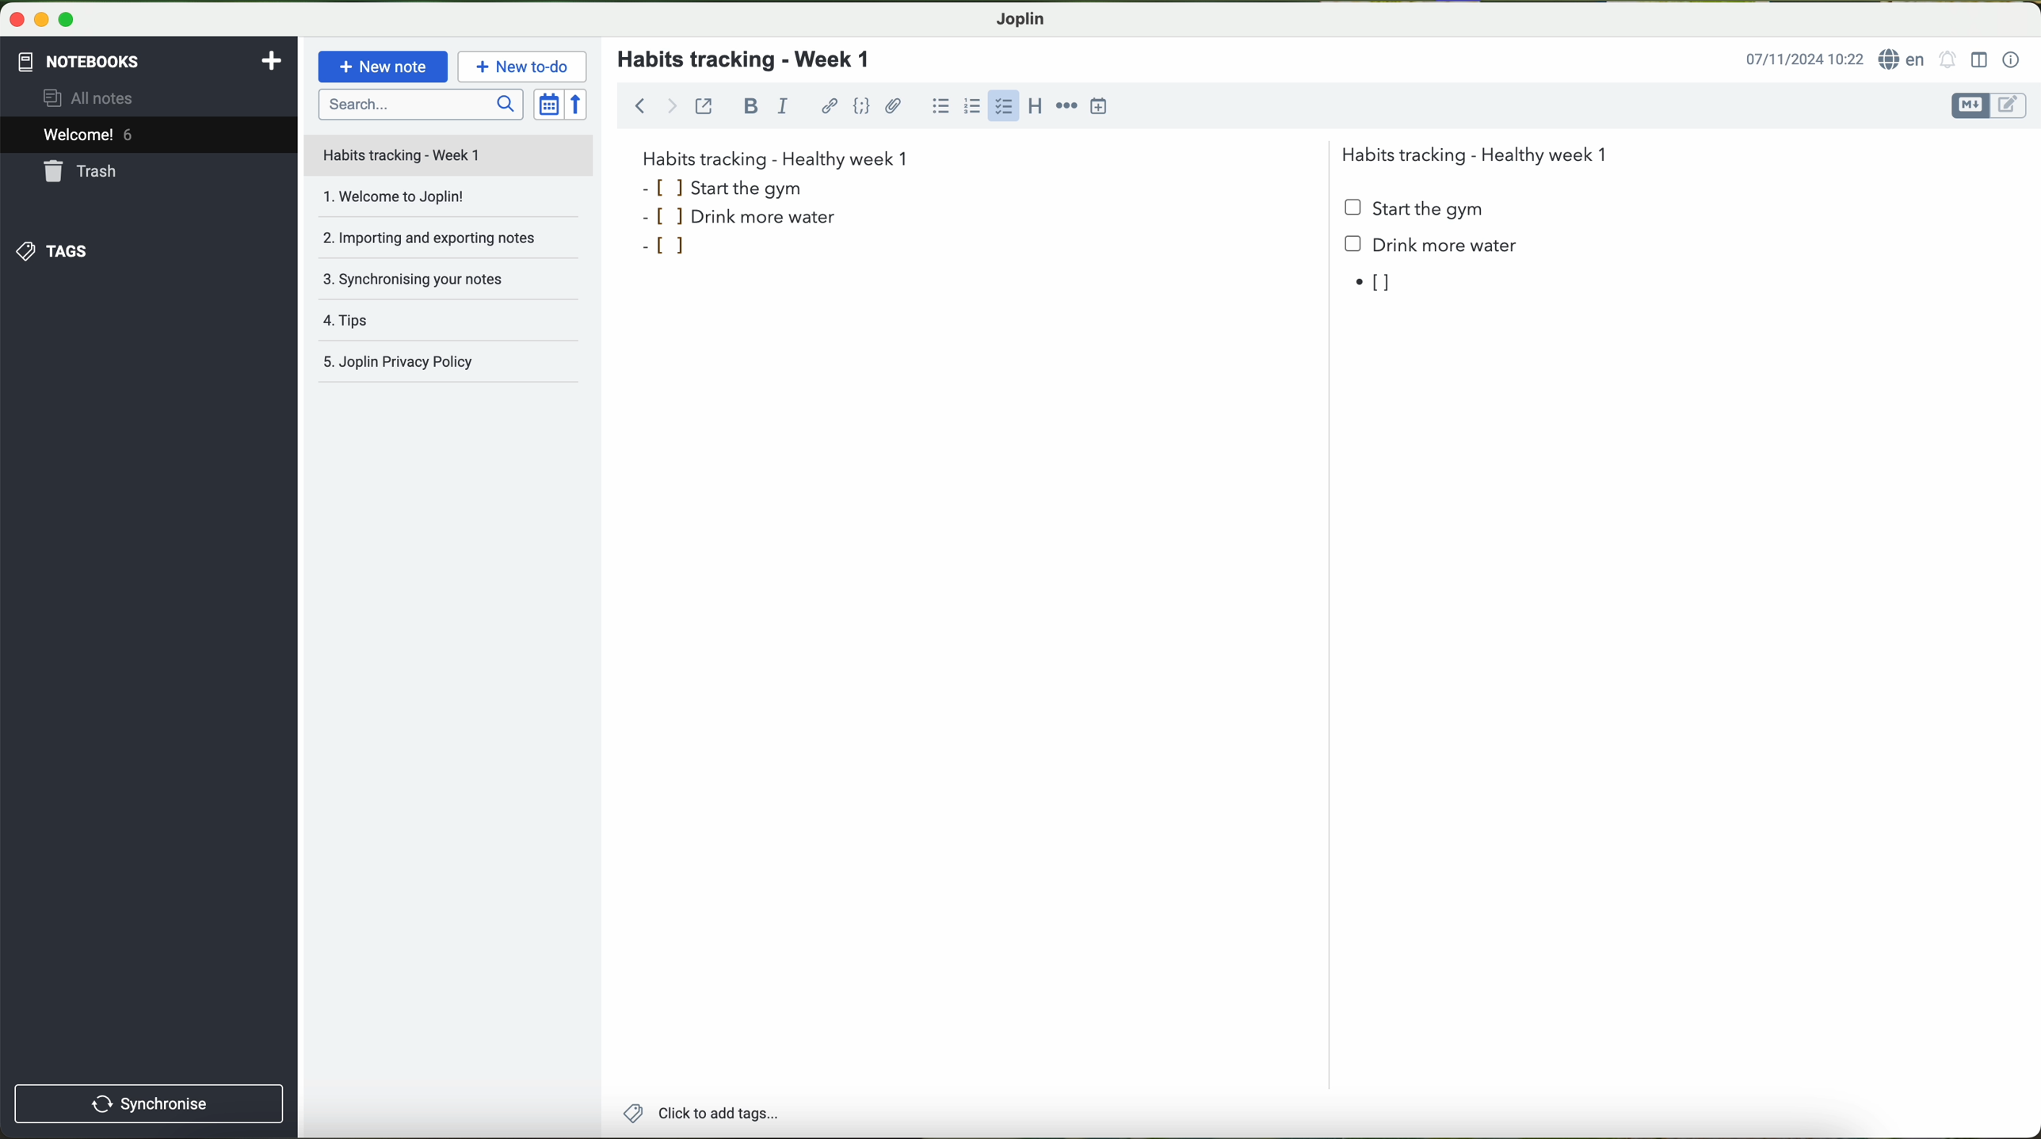 This screenshot has width=2041, height=1139. What do you see at coordinates (783, 105) in the screenshot?
I see `italic` at bounding box center [783, 105].